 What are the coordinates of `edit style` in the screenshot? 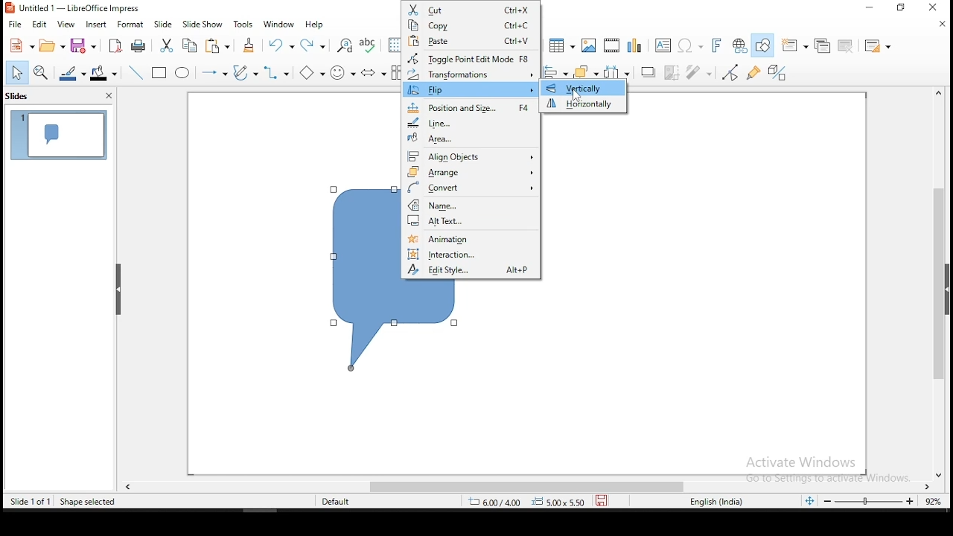 It's located at (471, 270).